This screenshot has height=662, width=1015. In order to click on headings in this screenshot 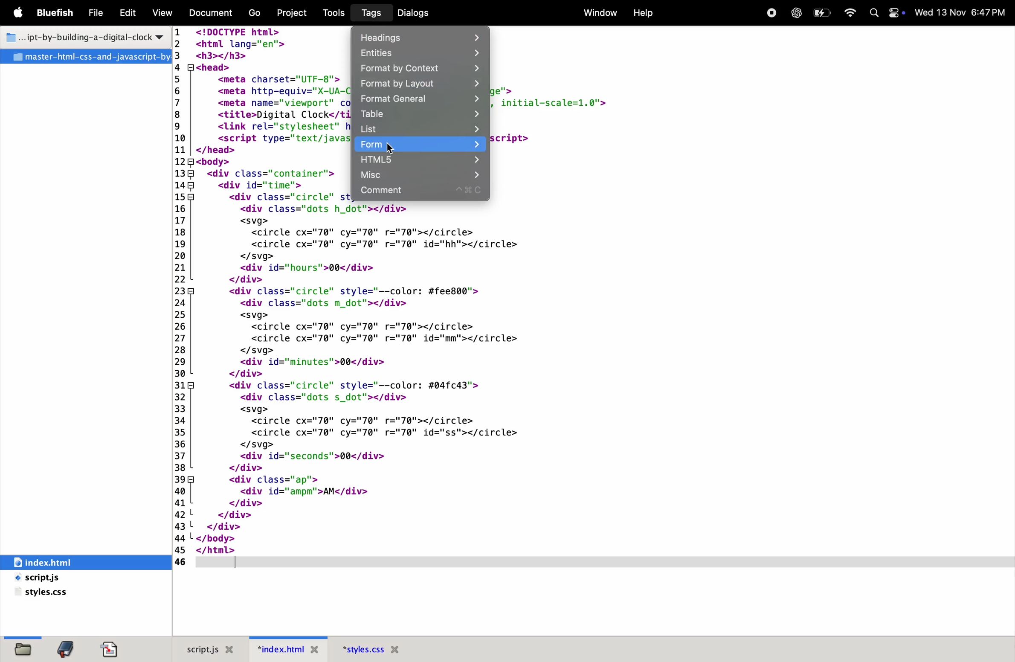, I will do `click(421, 38)`.